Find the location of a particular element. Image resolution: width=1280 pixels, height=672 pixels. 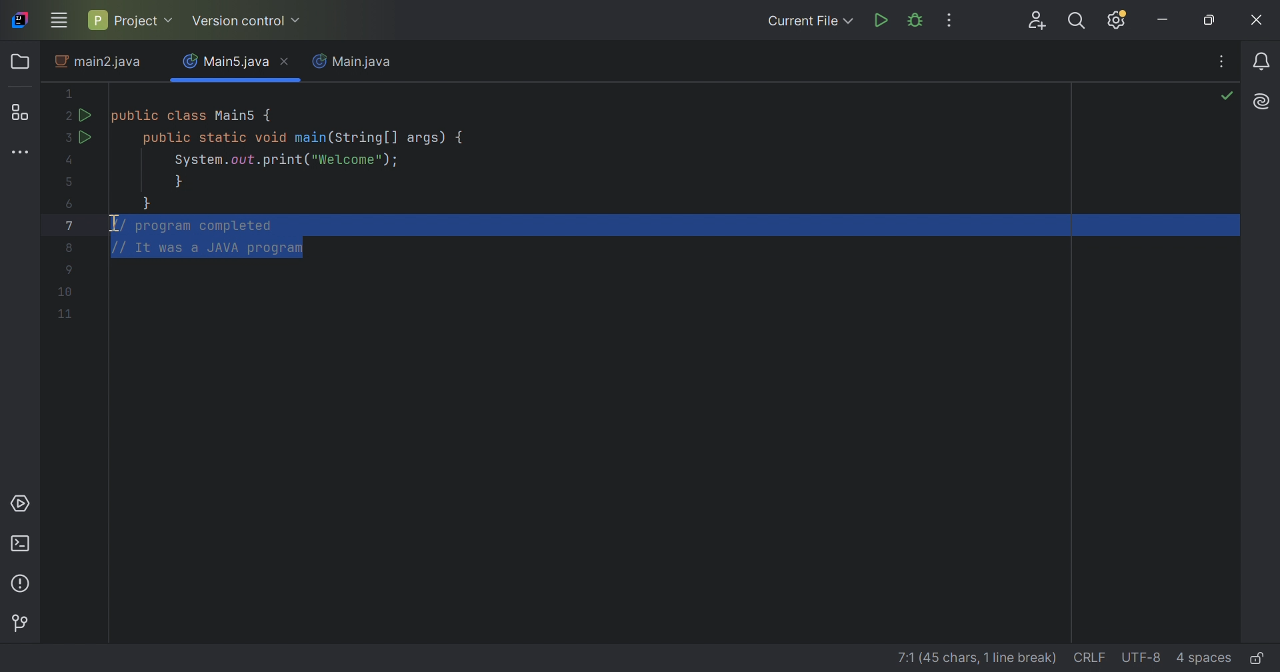

Main.java is located at coordinates (356, 63).